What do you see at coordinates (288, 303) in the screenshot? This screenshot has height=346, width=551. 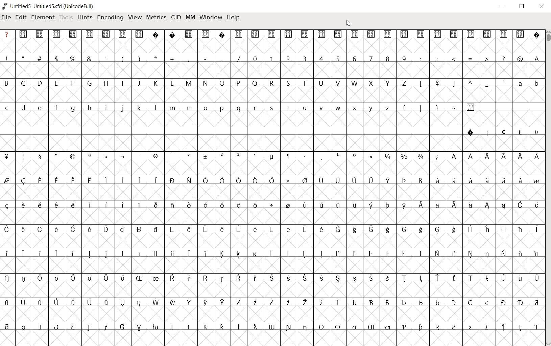 I see `Symbol` at bounding box center [288, 303].